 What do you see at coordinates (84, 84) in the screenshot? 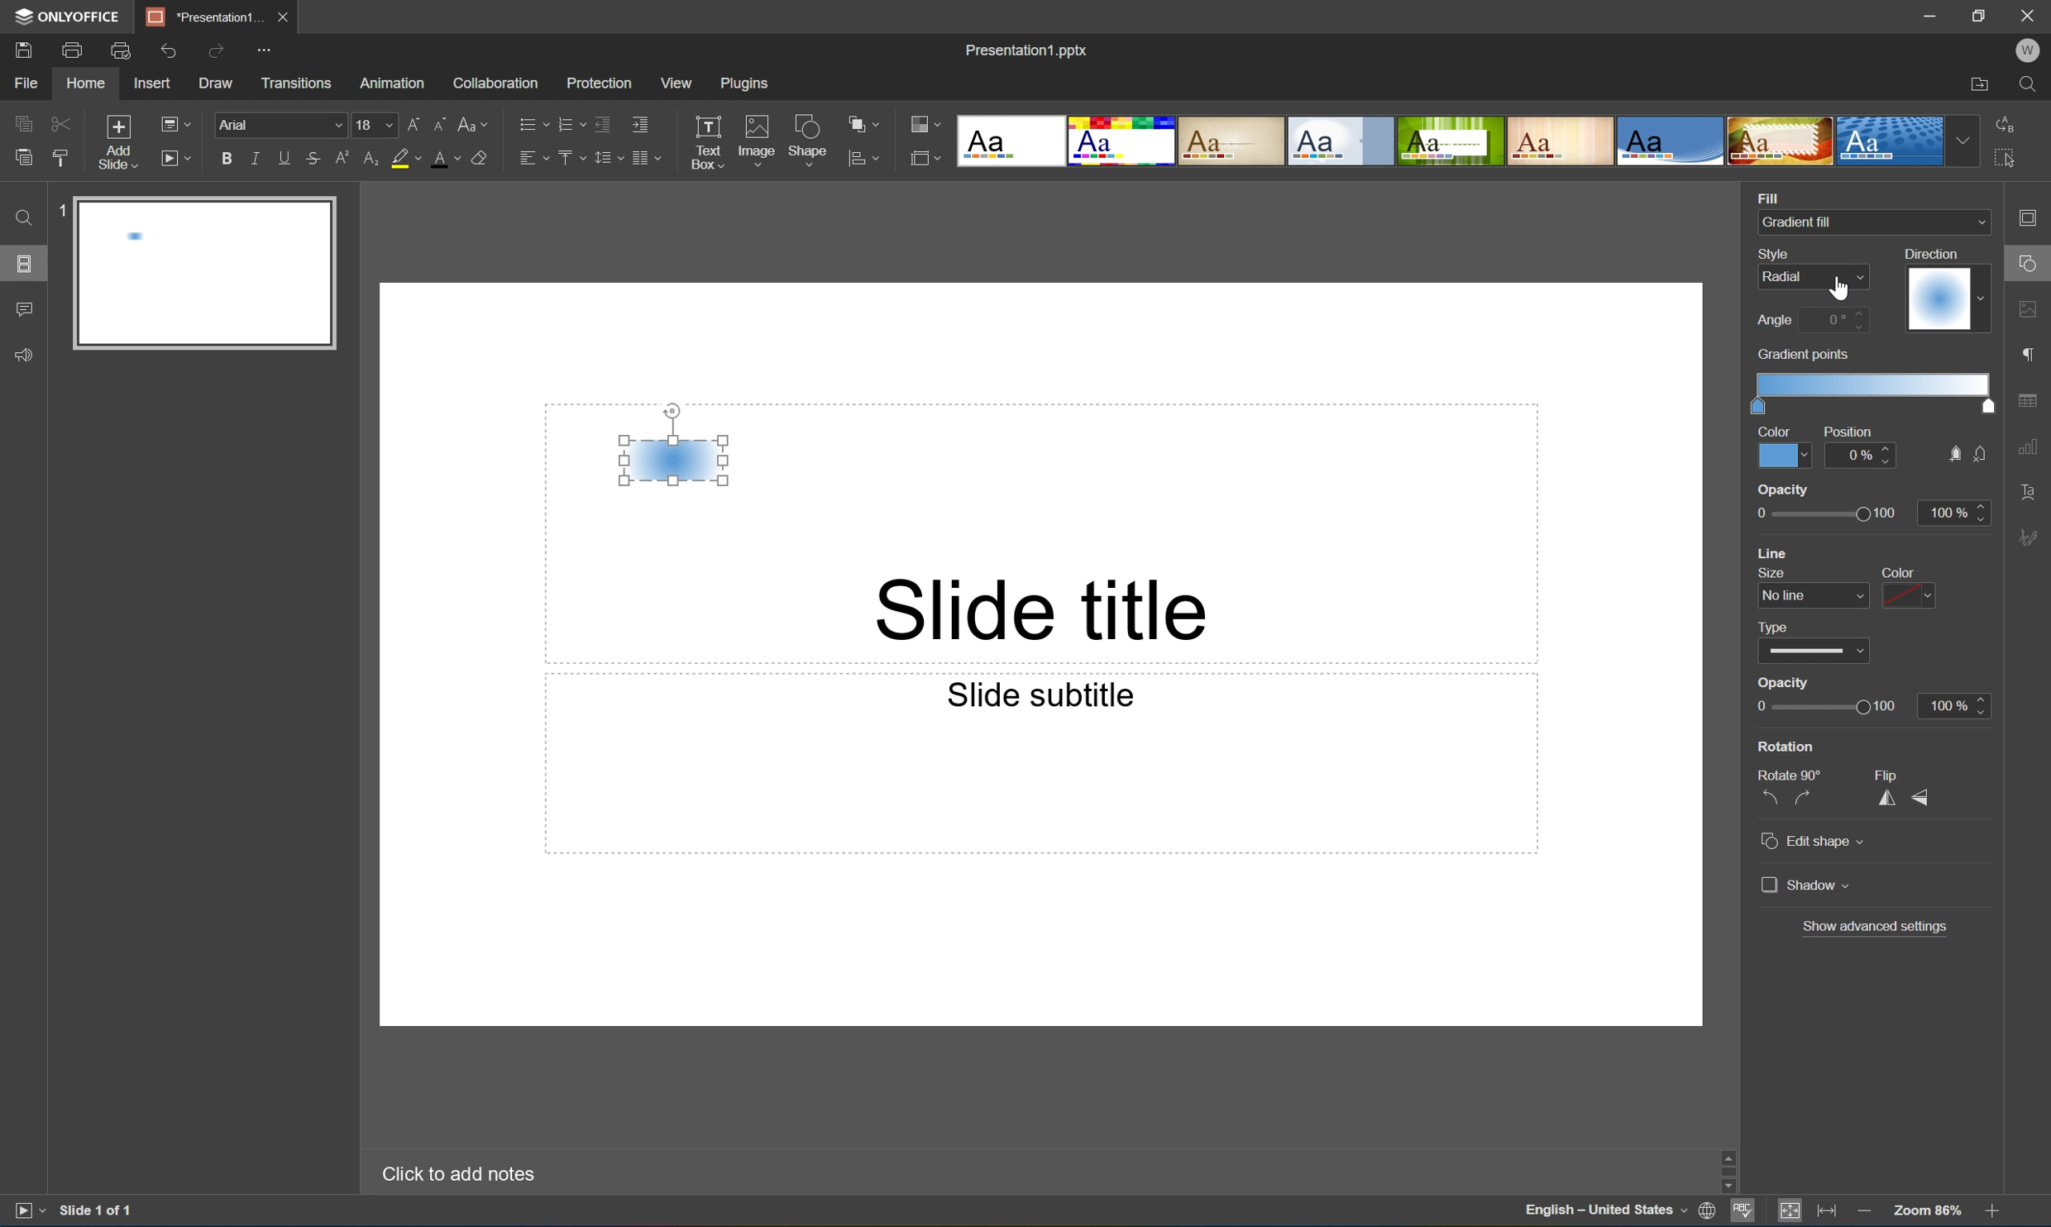
I see `Home` at bounding box center [84, 84].